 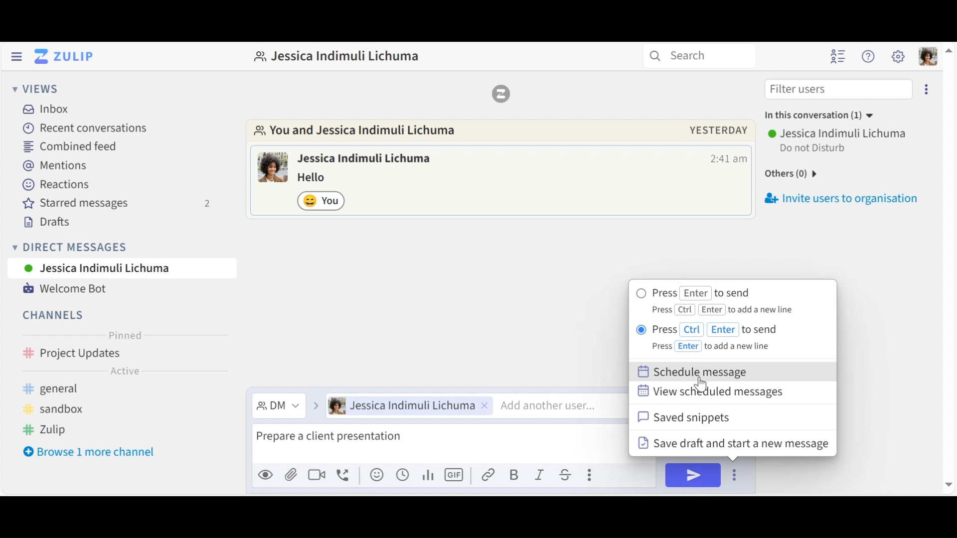 I want to click on Add GIF, so click(x=456, y=475).